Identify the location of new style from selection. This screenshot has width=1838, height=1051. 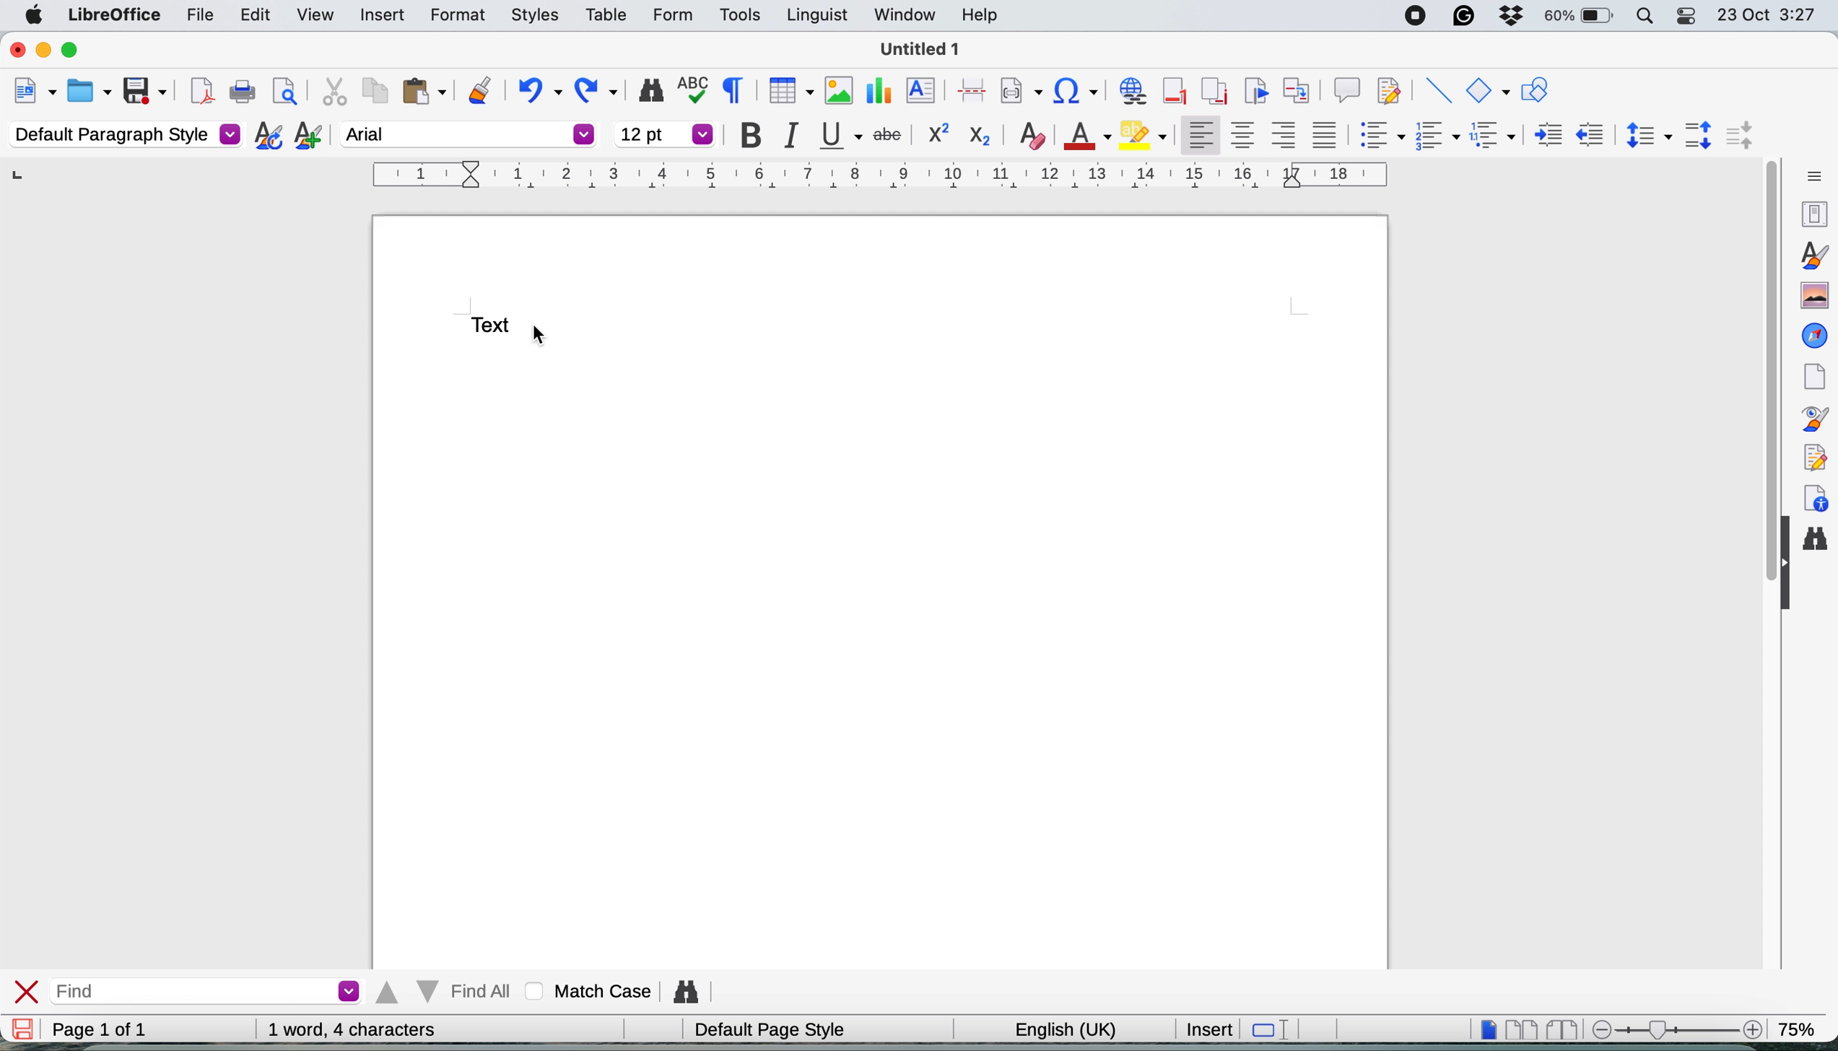
(305, 137).